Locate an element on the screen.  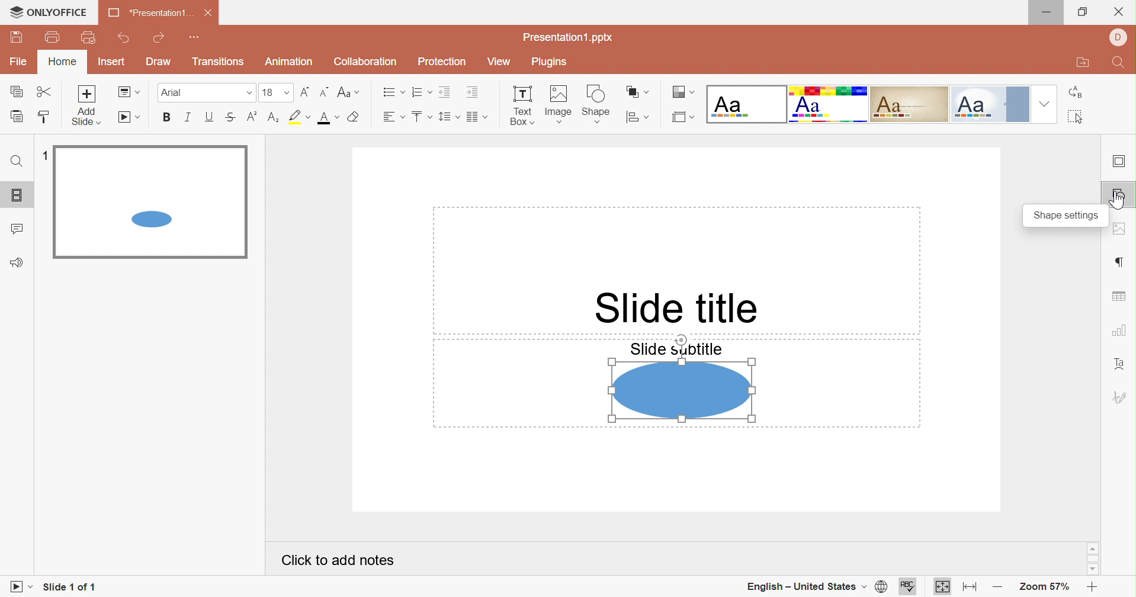
Text Box is located at coordinates (522, 107).